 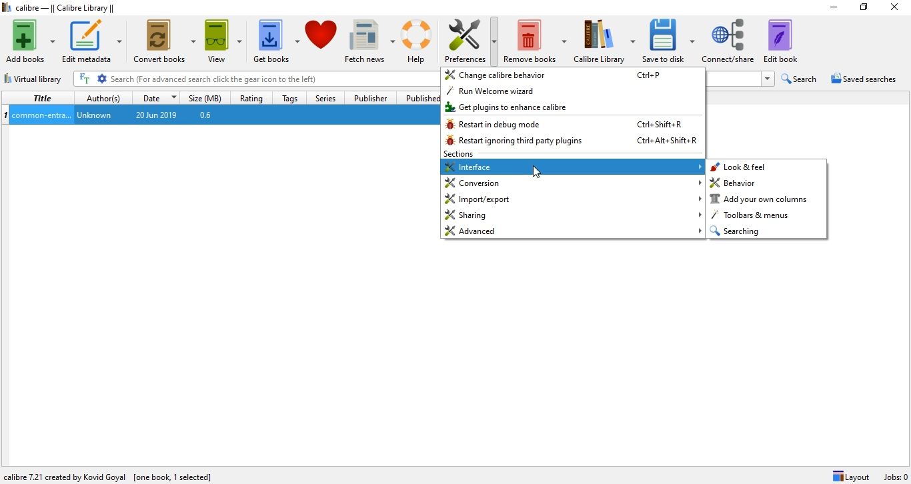 I want to click on look & feel, so click(x=768, y=168).